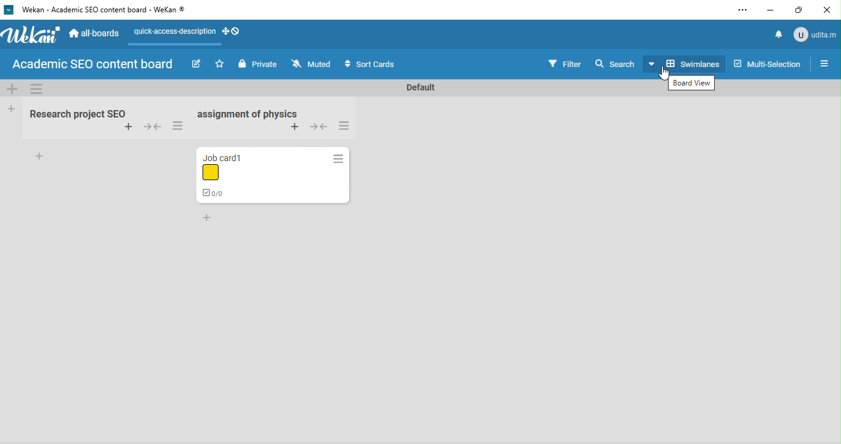  What do you see at coordinates (420, 87) in the screenshot?
I see `default` at bounding box center [420, 87].